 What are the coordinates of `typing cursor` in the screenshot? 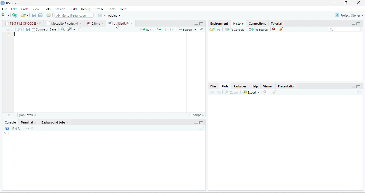 It's located at (15, 34).